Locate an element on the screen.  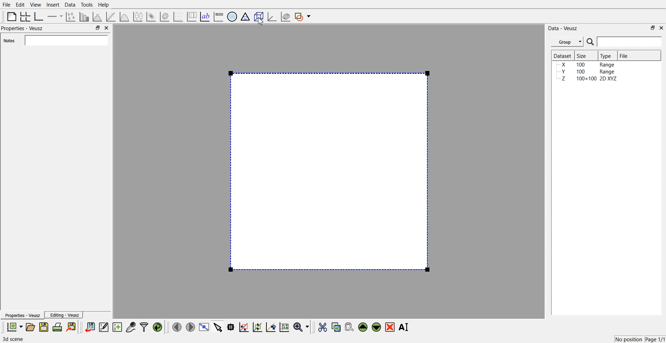
Properties - Veusz is located at coordinates (22, 28).